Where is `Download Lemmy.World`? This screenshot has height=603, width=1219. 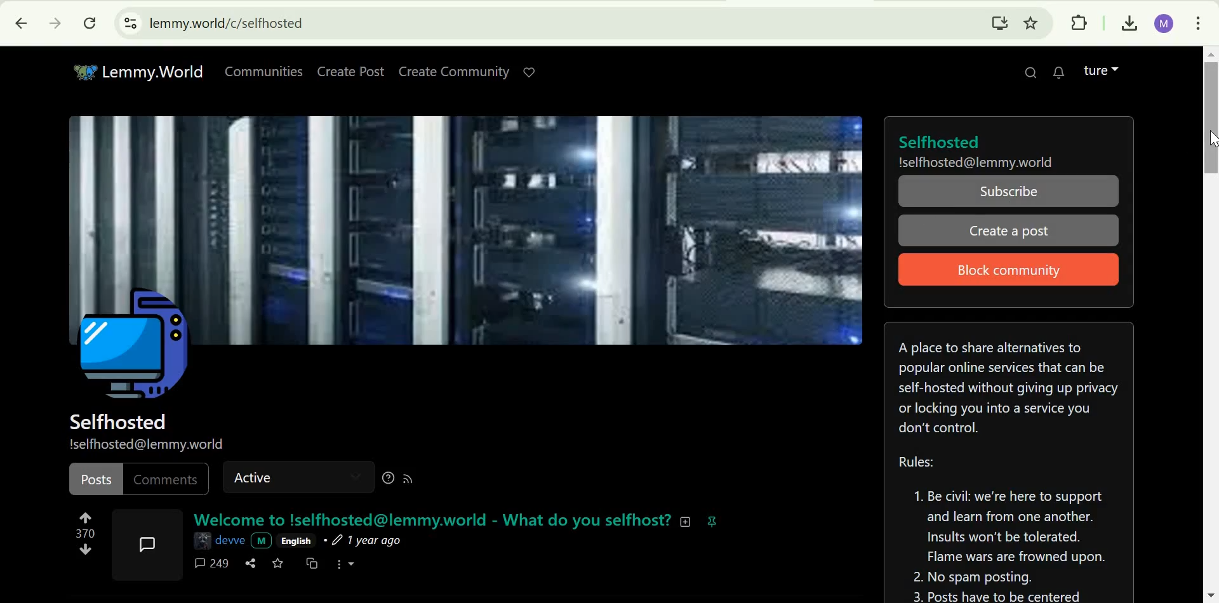
Download Lemmy.World is located at coordinates (1000, 22).